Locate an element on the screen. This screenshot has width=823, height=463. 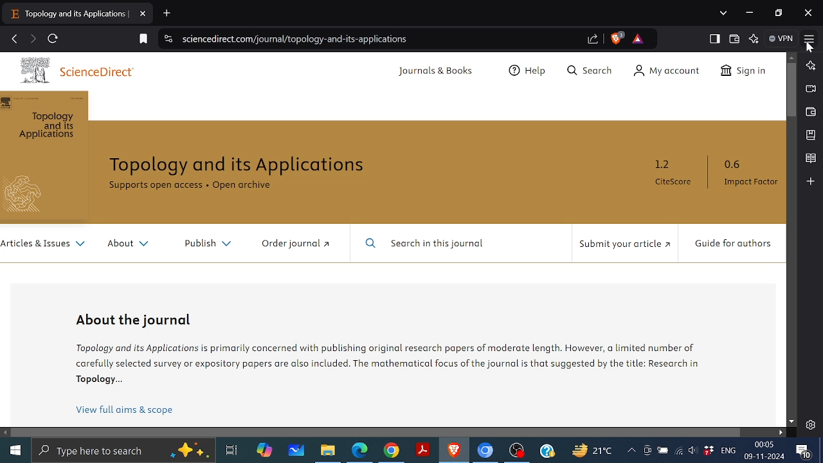
Customize and control barve is located at coordinates (809, 37).